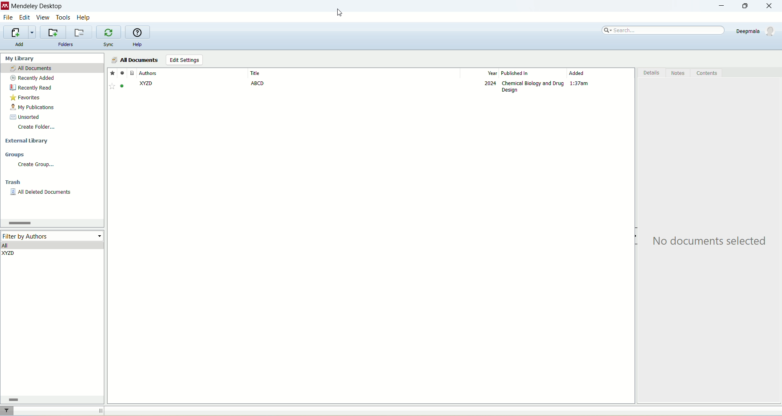 The height and width of the screenshot is (416, 782). I want to click on cursor, so click(343, 13).